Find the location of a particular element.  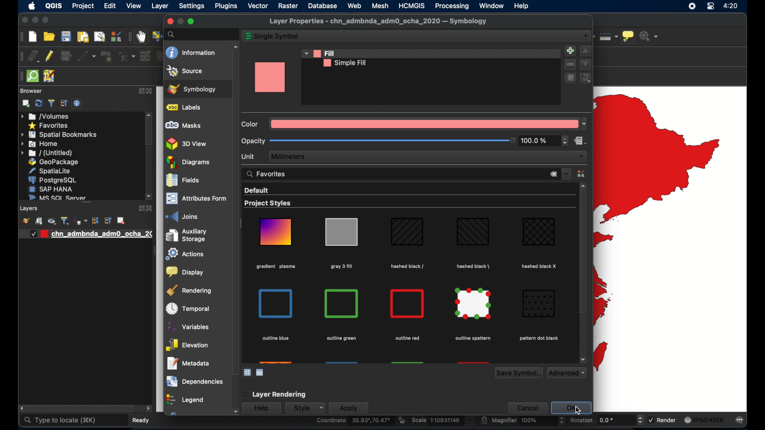

geopackage is located at coordinates (53, 162).